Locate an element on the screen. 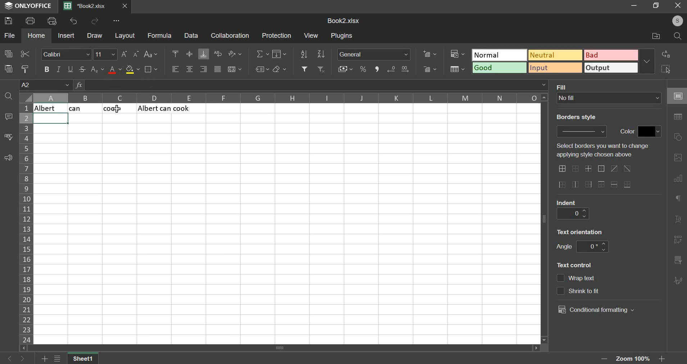  sum is located at coordinates (263, 53).